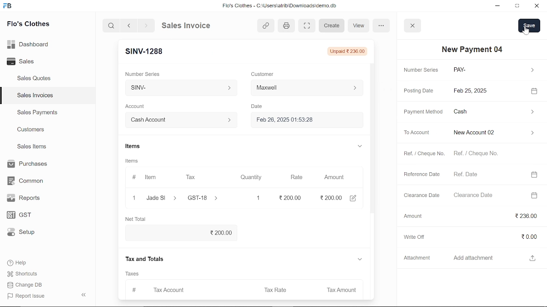 The width and height of the screenshot is (547, 307). I want to click on open calender, so click(535, 195).